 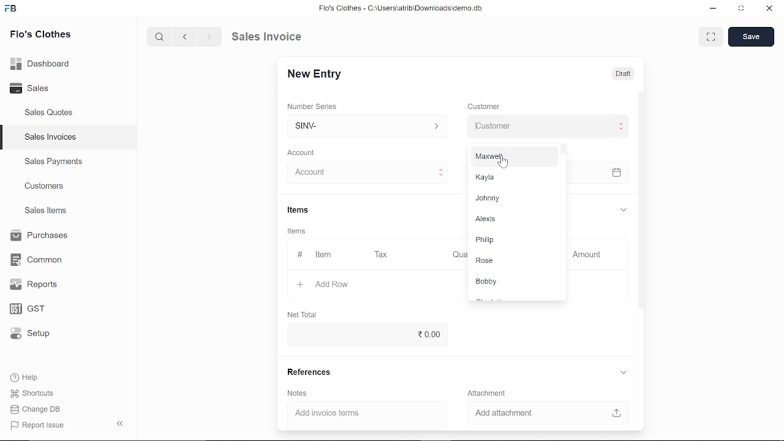 What do you see at coordinates (301, 210) in the screenshot?
I see `Items` at bounding box center [301, 210].